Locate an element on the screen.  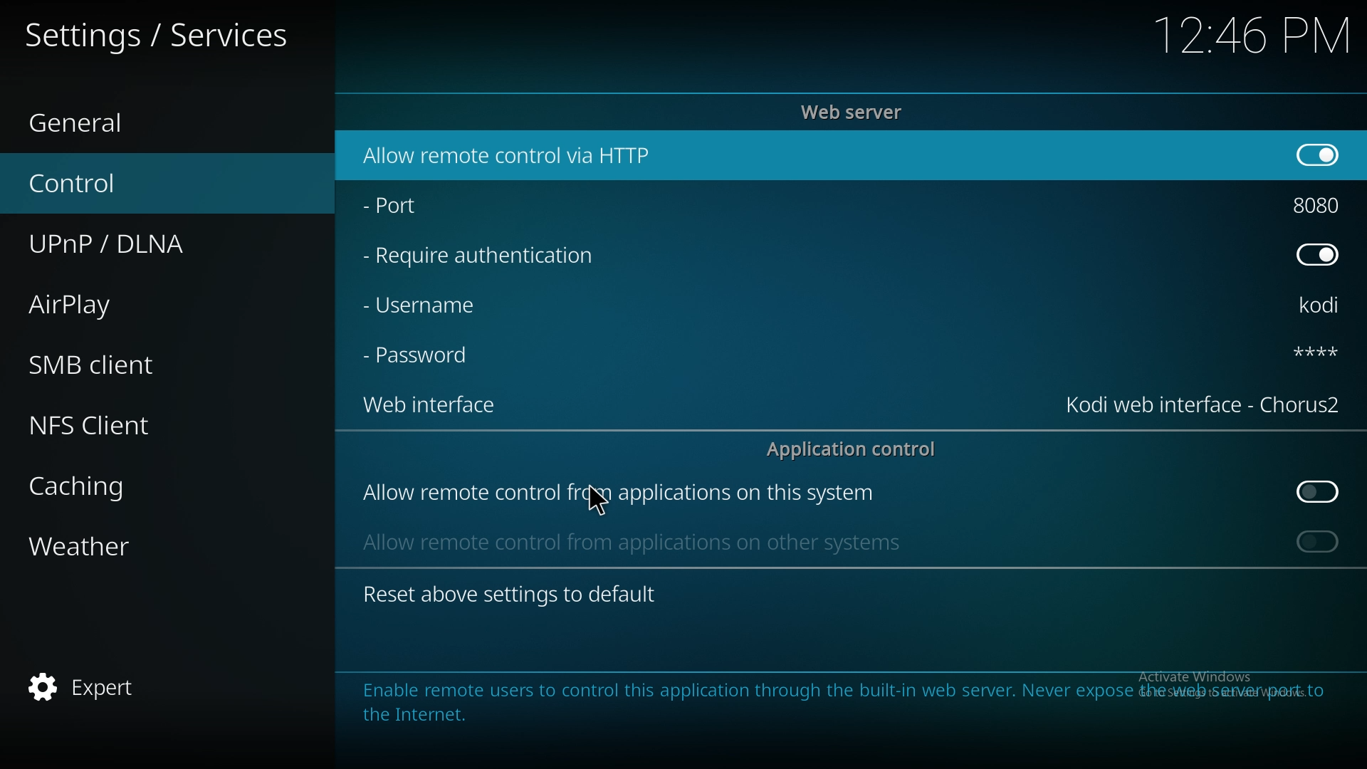
allow remote control from other system is located at coordinates (629, 541).